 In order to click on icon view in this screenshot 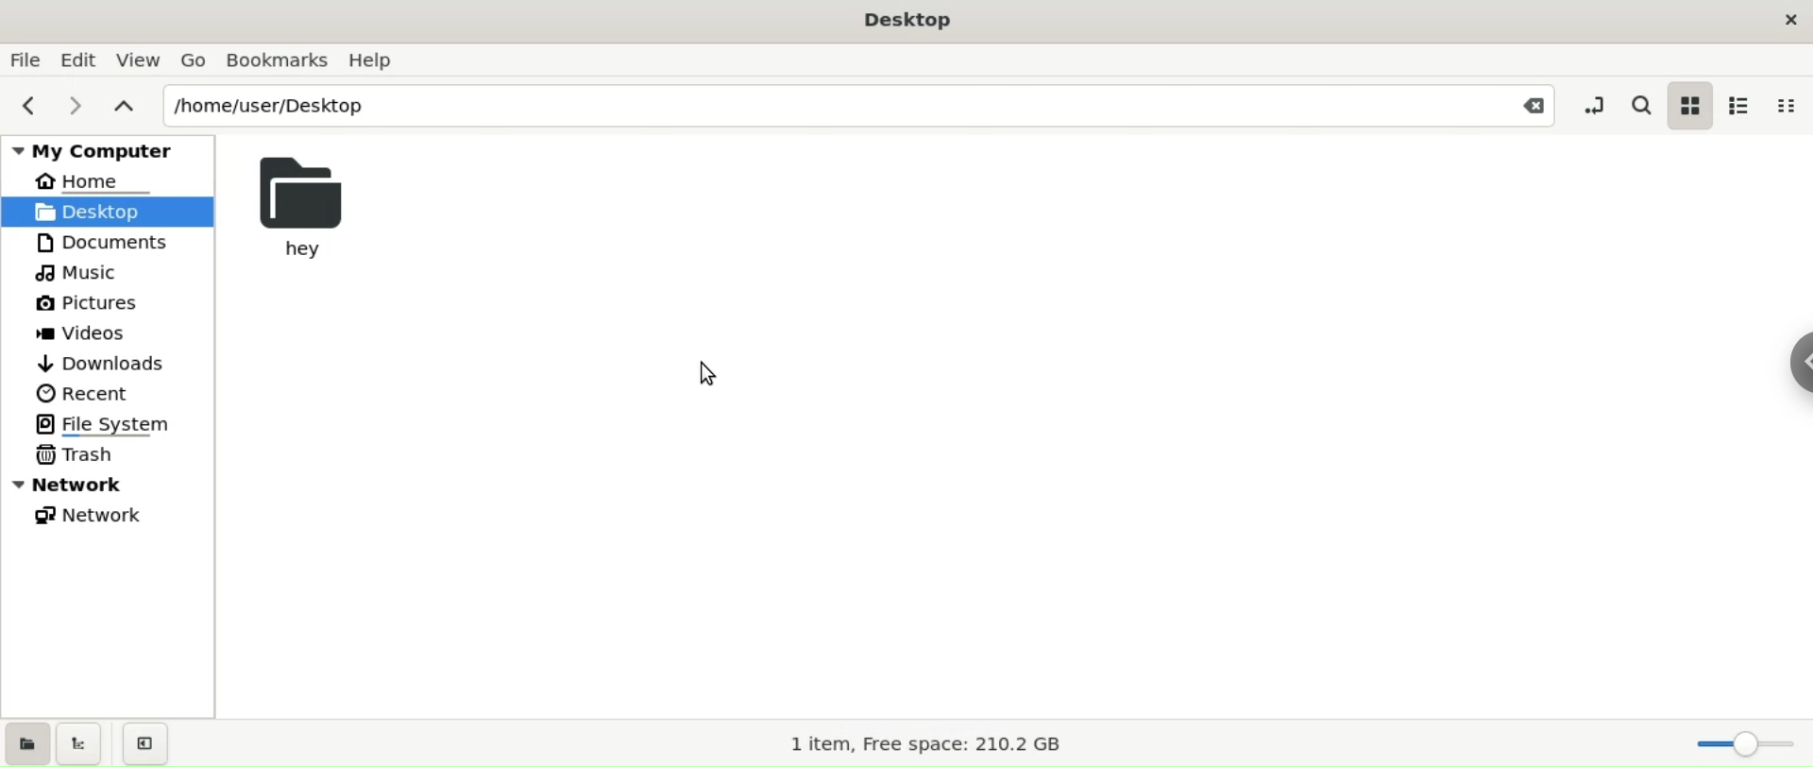, I will do `click(1692, 108)`.